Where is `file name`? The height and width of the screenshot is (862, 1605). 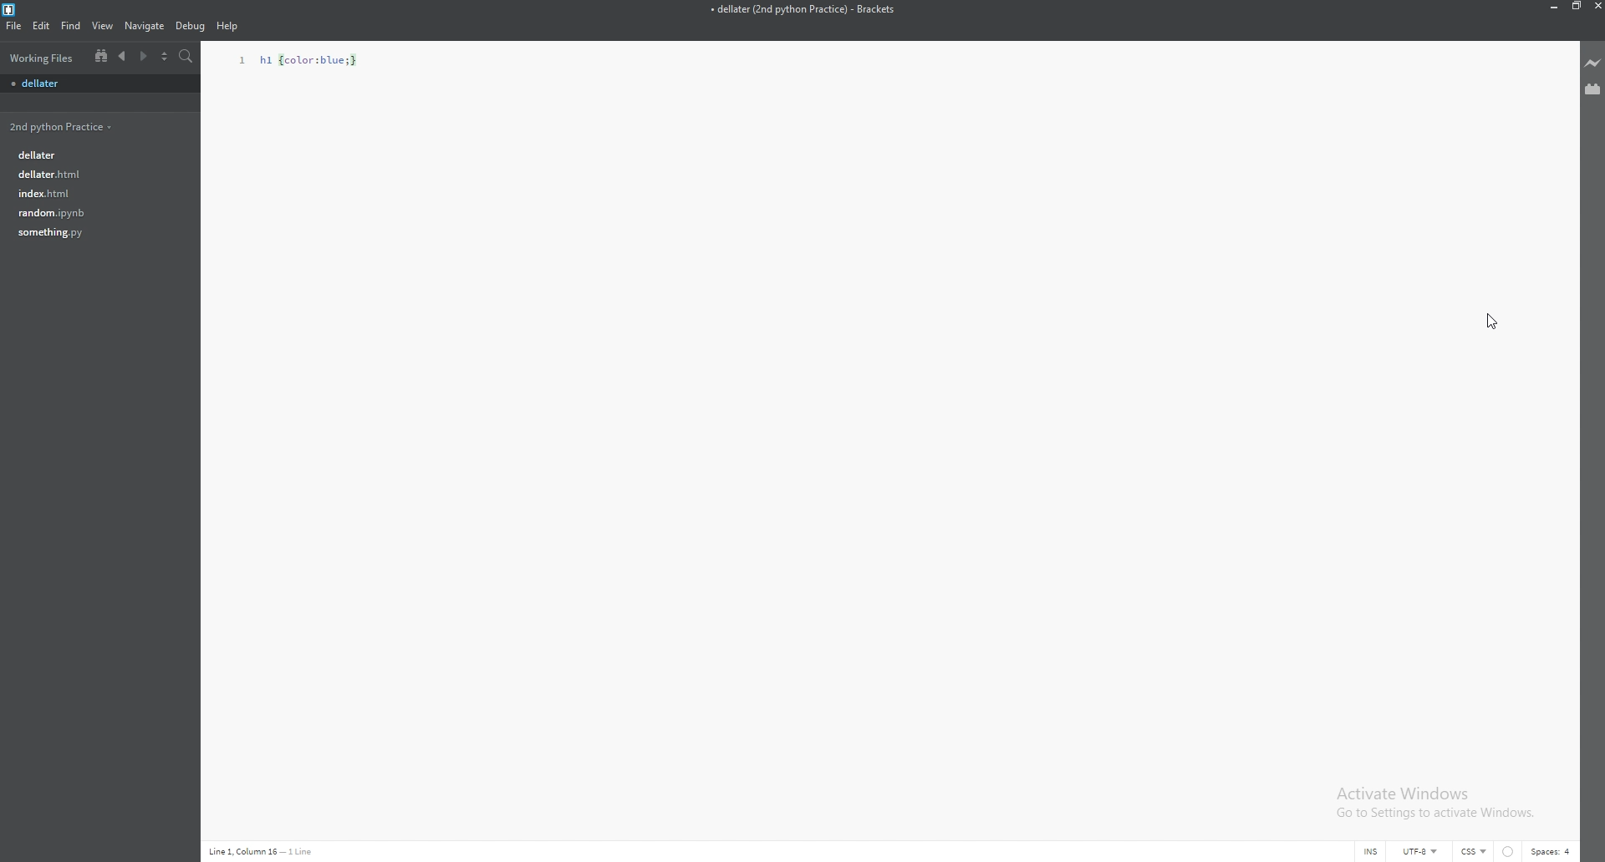
file name is located at coordinates (802, 9).